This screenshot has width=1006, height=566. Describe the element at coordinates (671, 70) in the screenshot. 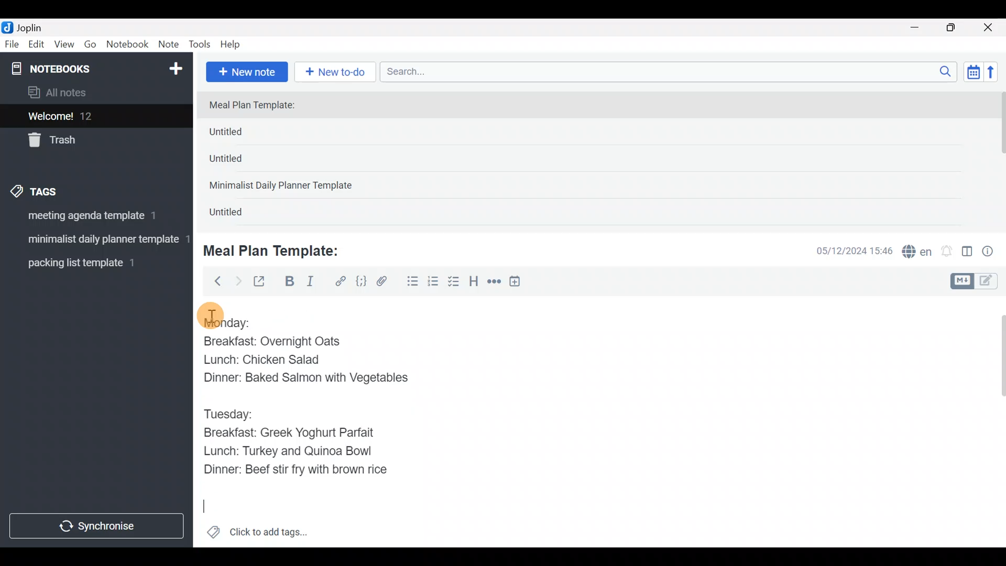

I see `Search bar` at that location.